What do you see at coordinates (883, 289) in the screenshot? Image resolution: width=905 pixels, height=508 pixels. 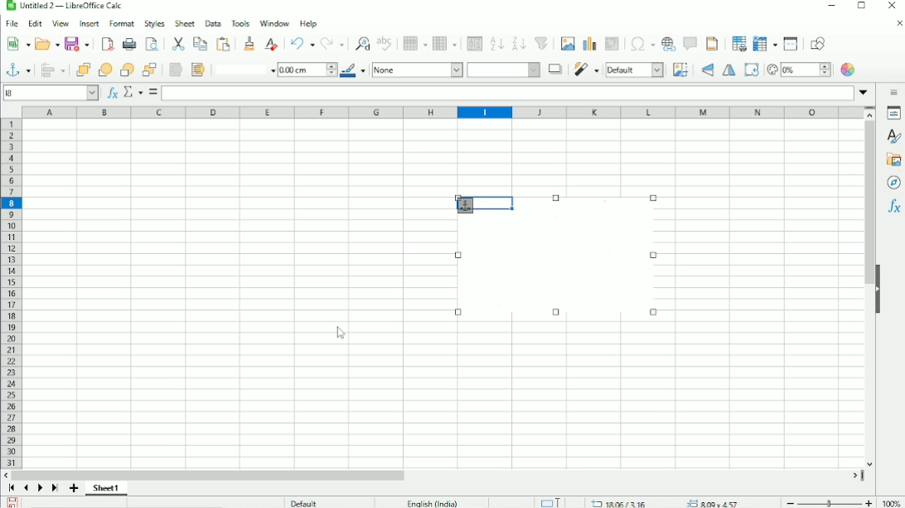 I see `Hide` at bounding box center [883, 289].